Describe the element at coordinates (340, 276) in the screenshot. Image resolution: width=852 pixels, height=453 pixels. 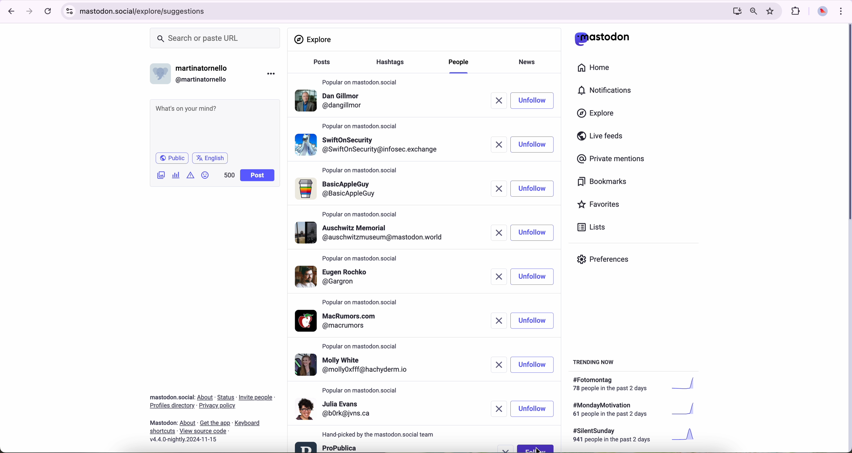
I see `profile` at that location.